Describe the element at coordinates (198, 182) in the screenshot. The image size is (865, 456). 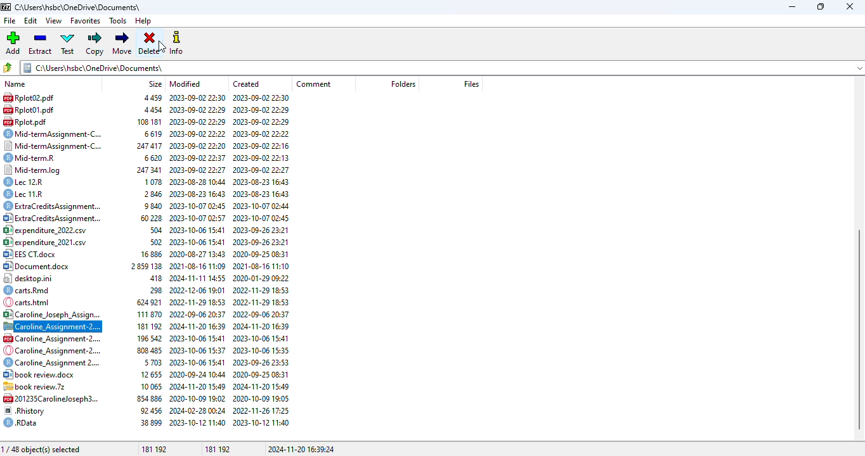
I see `2023-08-28 10:44` at that location.